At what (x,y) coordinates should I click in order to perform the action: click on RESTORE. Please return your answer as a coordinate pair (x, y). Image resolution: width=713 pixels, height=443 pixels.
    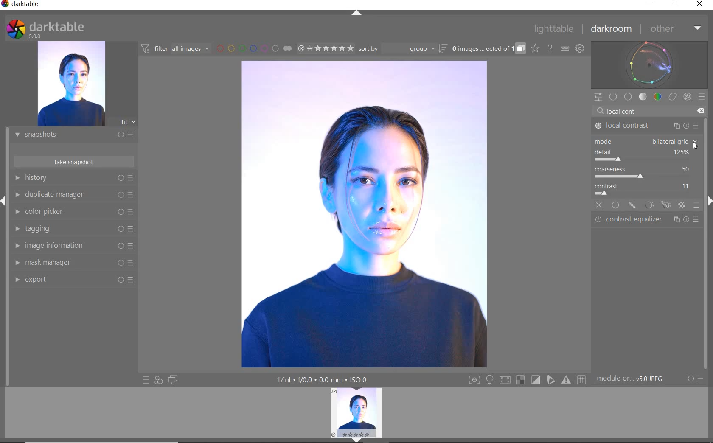
    Looking at the image, I should click on (676, 4).